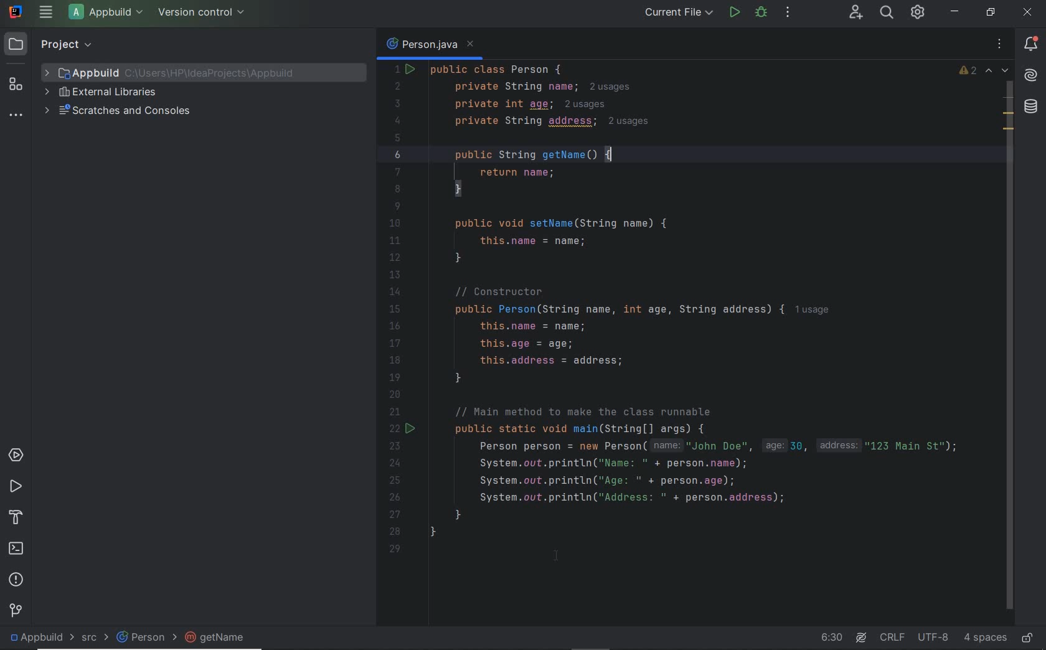 This screenshot has height=650, width=1046. Describe the element at coordinates (16, 610) in the screenshot. I see `version control` at that location.